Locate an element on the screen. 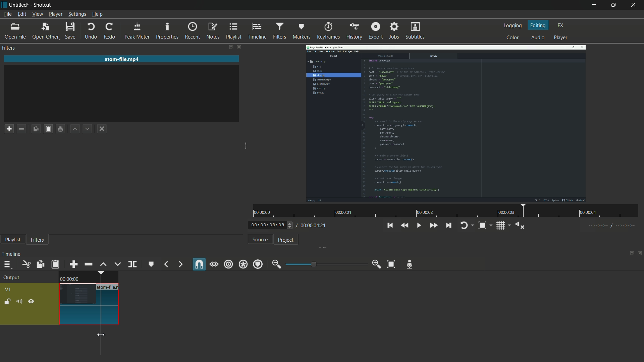  add a filter is located at coordinates (9, 129).